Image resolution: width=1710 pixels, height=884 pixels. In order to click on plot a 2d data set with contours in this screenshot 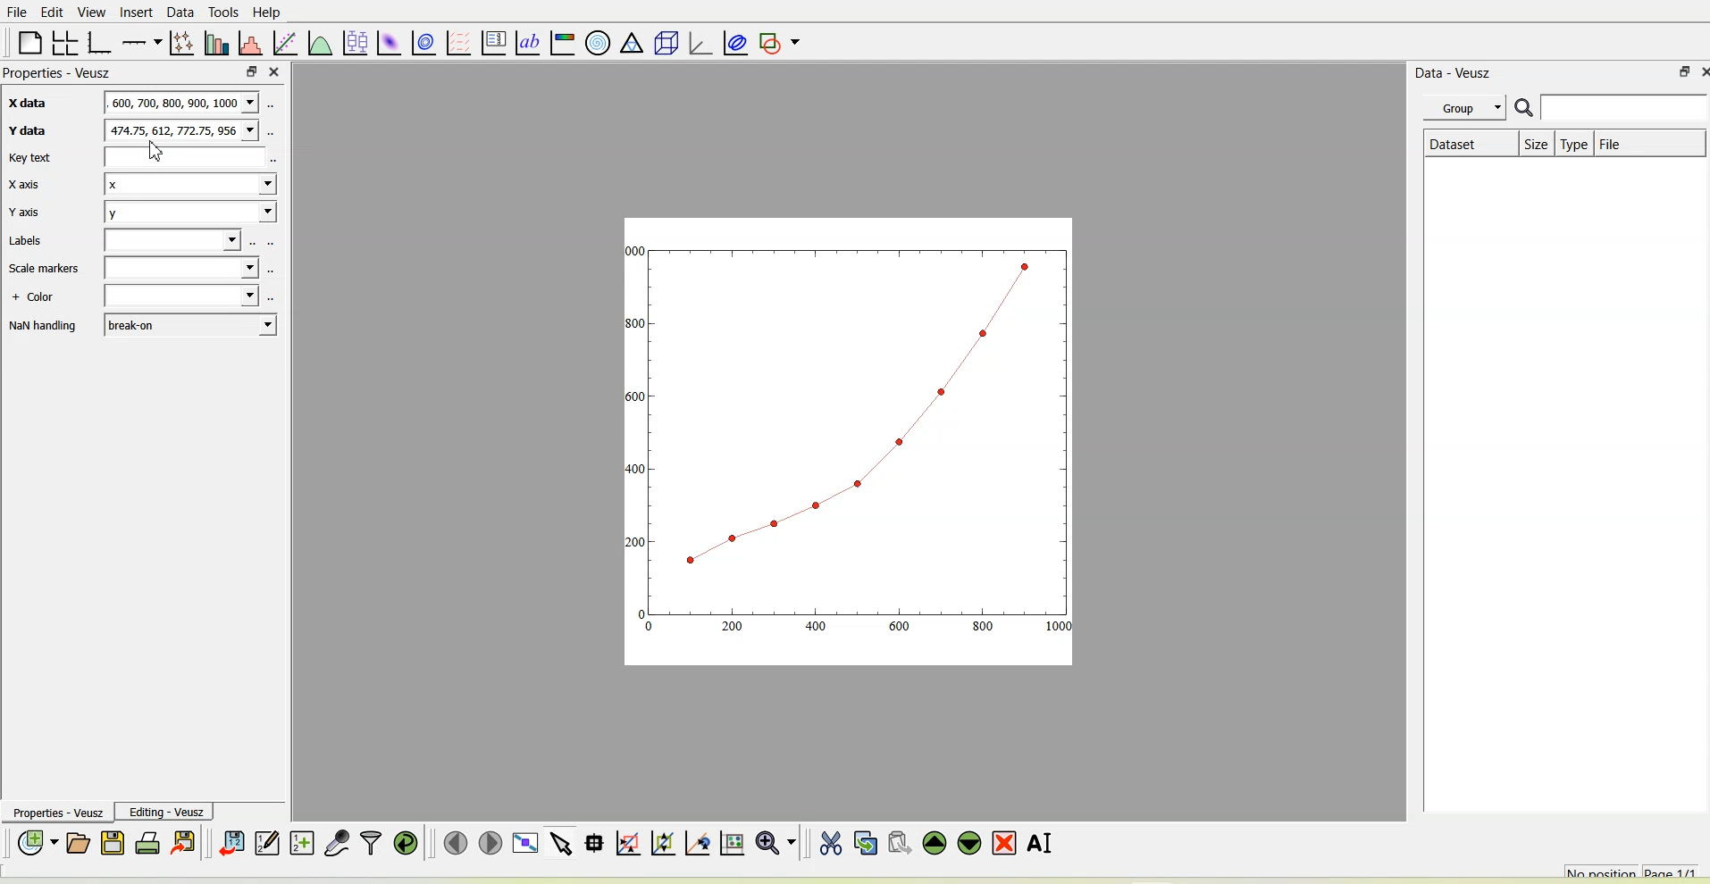, I will do `click(423, 43)`.